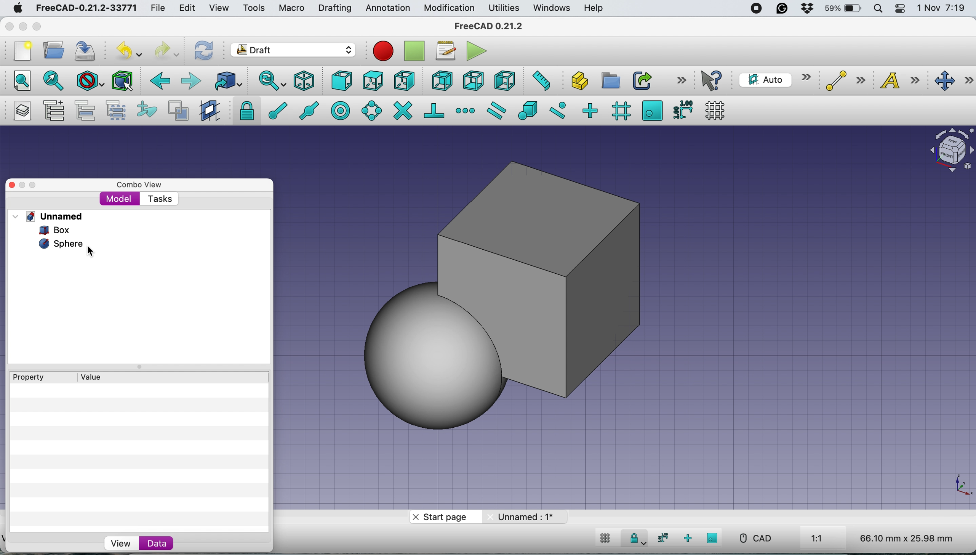  What do you see at coordinates (689, 538) in the screenshot?
I see `snap ortho` at bounding box center [689, 538].